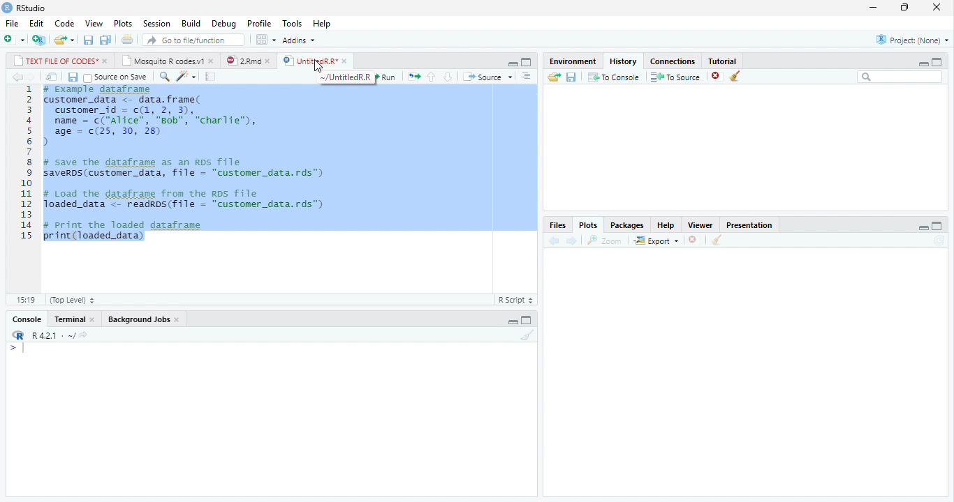 Image resolution: width=954 pixels, height=502 pixels. Describe the element at coordinates (105, 61) in the screenshot. I see `close` at that location.